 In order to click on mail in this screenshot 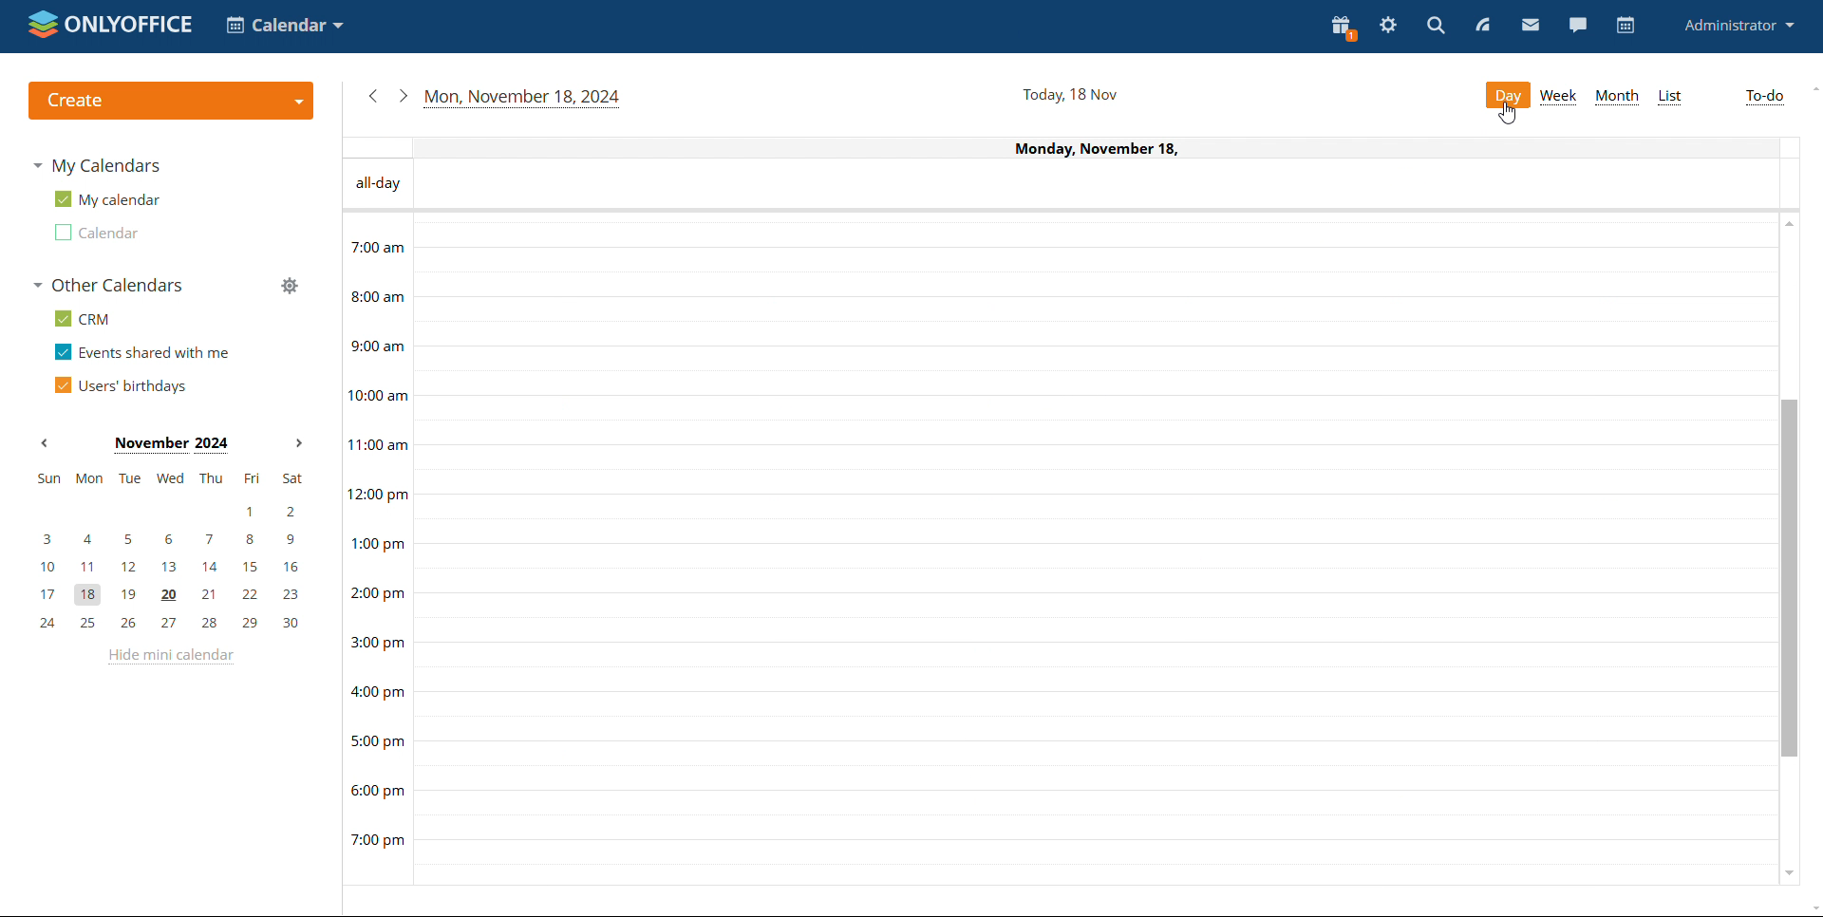, I will do `click(1530, 26)`.